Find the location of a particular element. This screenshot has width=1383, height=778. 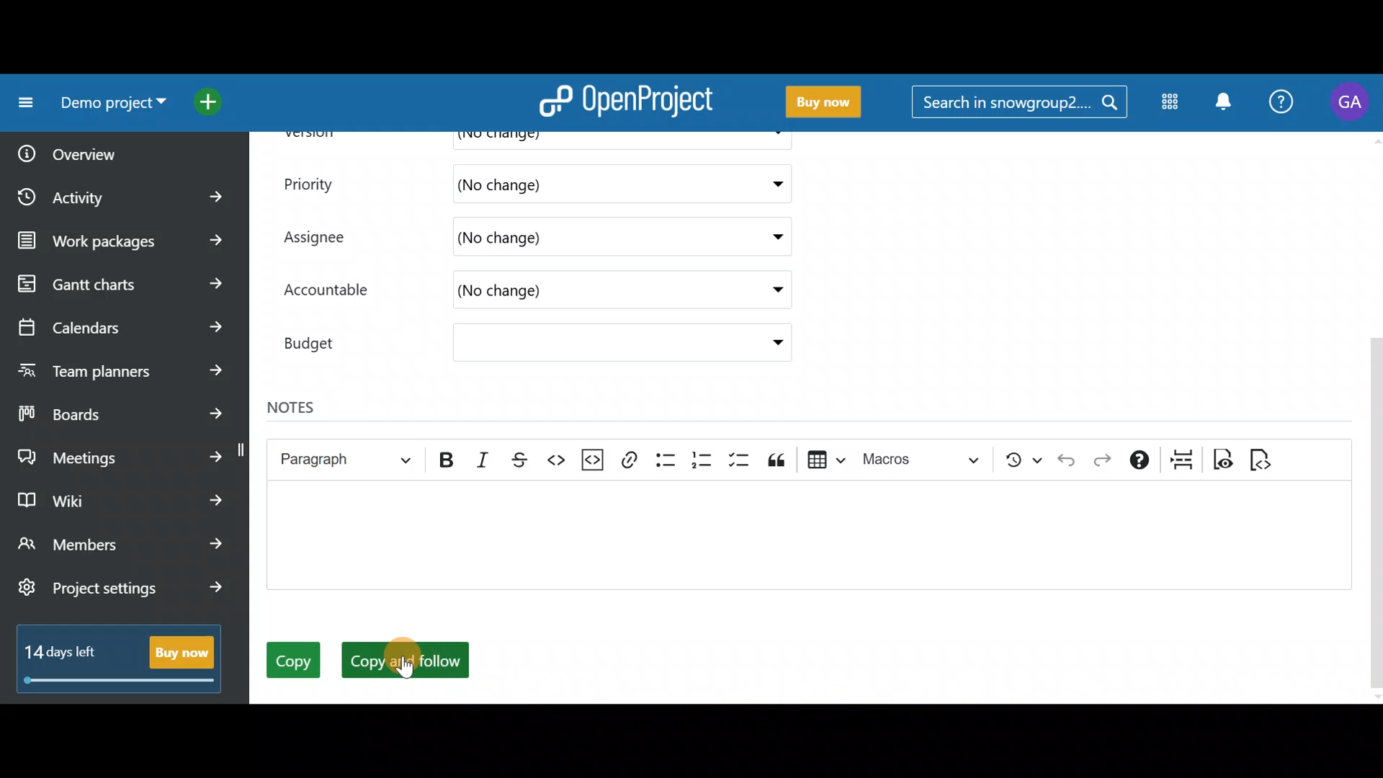

Collapse project menu is located at coordinates (22, 103).